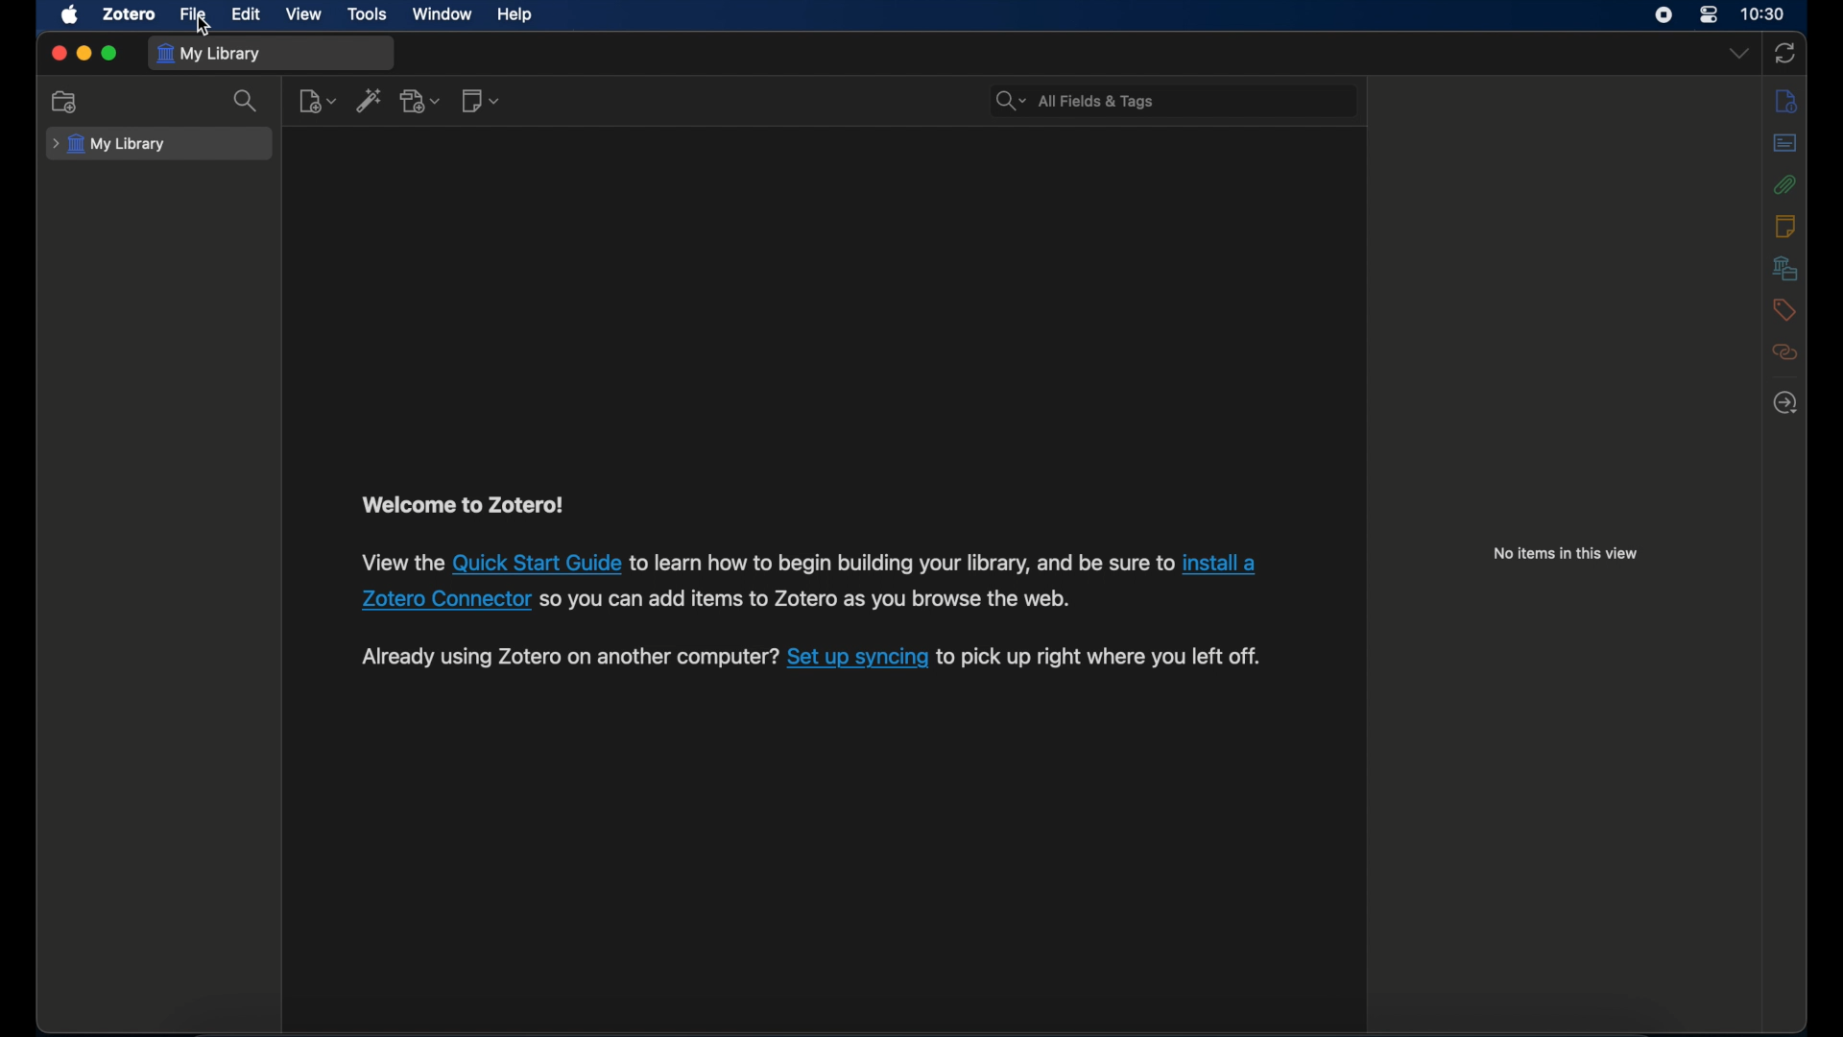 This screenshot has width=1843, height=1037. I want to click on dropdown, so click(1739, 53).